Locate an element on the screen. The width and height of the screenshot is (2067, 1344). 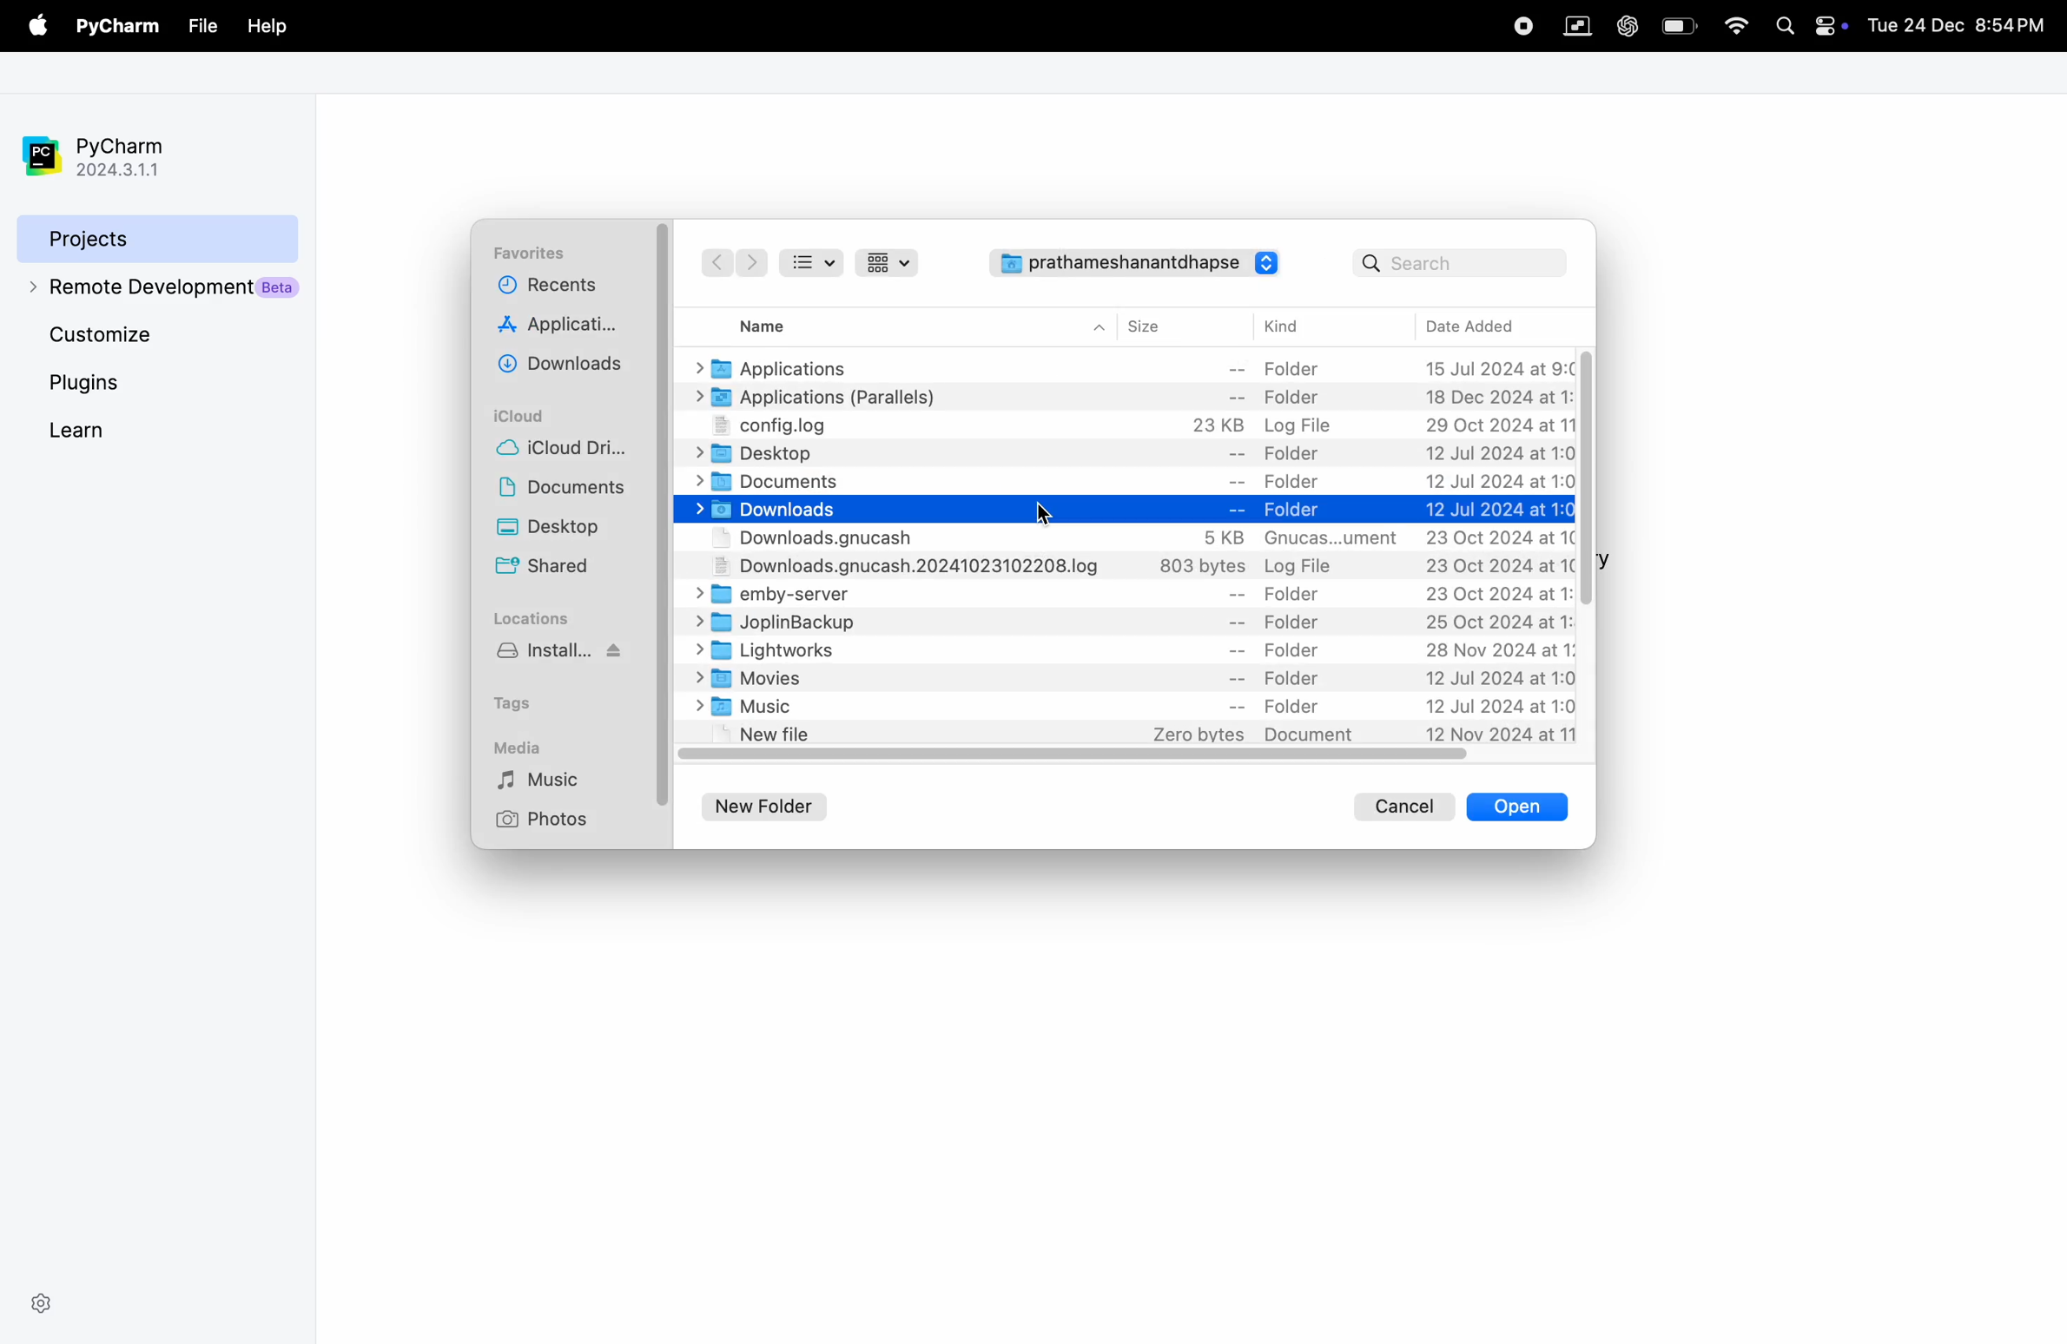
locations is located at coordinates (534, 618).